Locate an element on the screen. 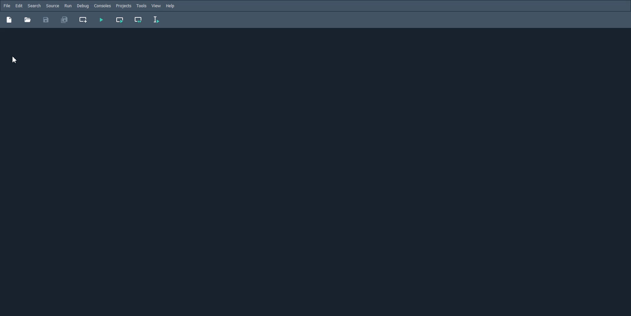 The height and width of the screenshot is (316, 631).  is located at coordinates (27, 20).